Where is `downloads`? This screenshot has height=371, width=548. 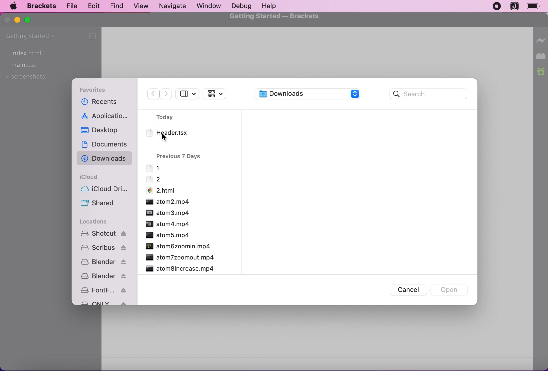 downloads is located at coordinates (309, 94).